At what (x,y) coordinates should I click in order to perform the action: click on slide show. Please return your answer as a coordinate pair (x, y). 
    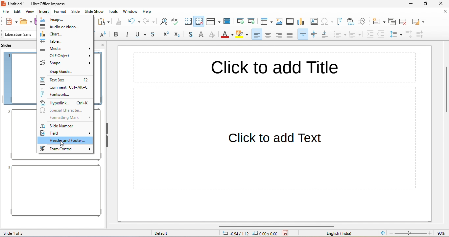
    Looking at the image, I should click on (94, 11).